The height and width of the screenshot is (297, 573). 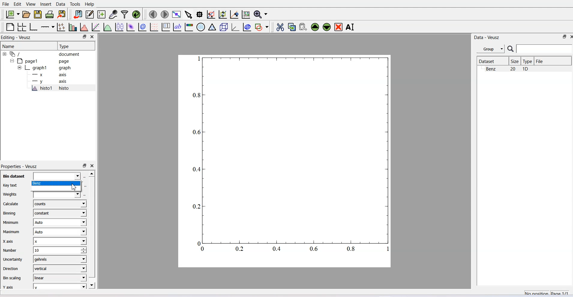 What do you see at coordinates (45, 61) in the screenshot?
I see `Page` at bounding box center [45, 61].